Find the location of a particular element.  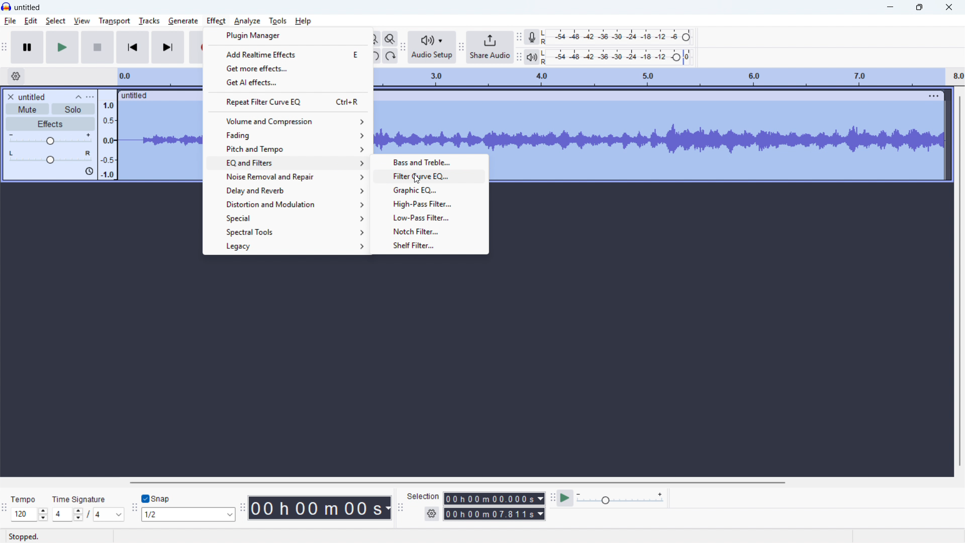

generate is located at coordinates (183, 21).